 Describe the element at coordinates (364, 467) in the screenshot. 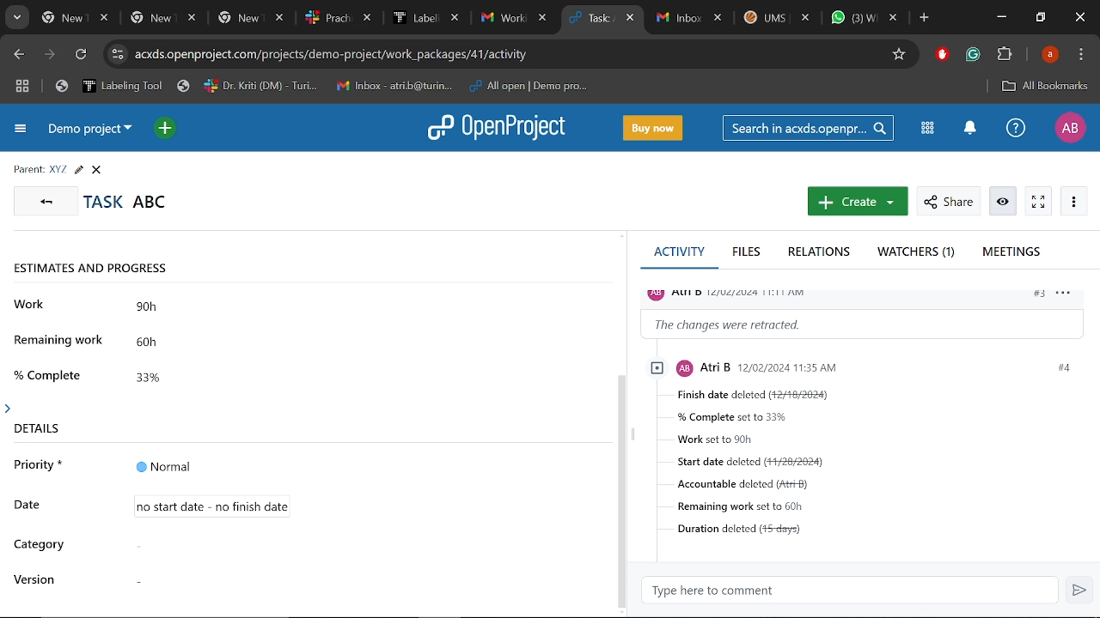

I see `Priority` at that location.